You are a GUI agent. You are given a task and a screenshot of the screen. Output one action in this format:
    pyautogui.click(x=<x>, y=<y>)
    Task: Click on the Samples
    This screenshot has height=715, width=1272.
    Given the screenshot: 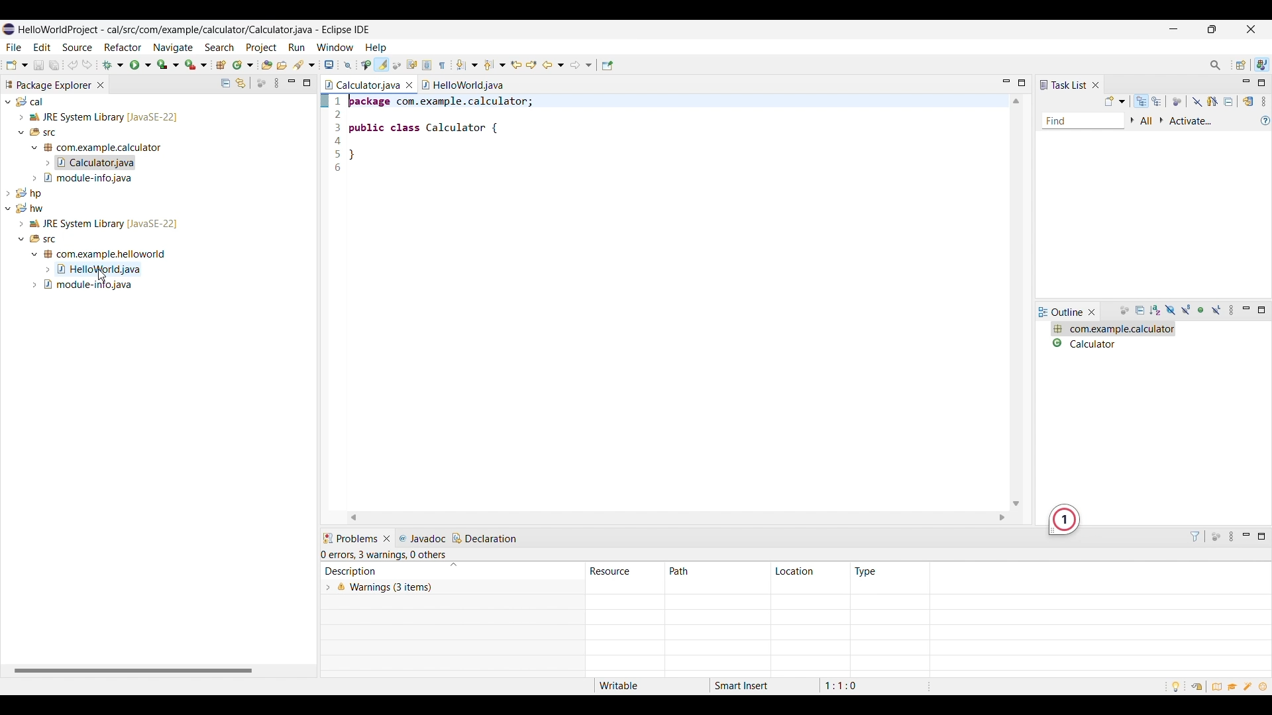 What is the action you would take?
    pyautogui.click(x=1249, y=686)
    